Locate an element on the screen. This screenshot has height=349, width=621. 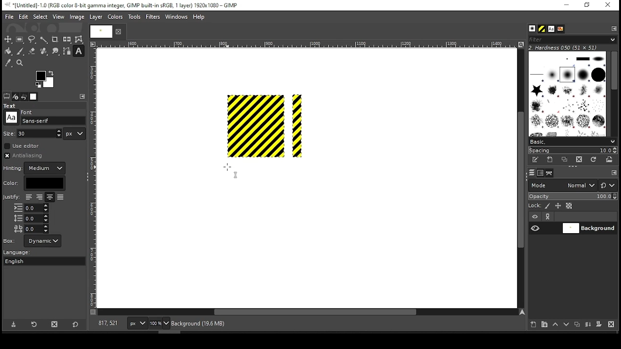
delete brush is located at coordinates (580, 160).